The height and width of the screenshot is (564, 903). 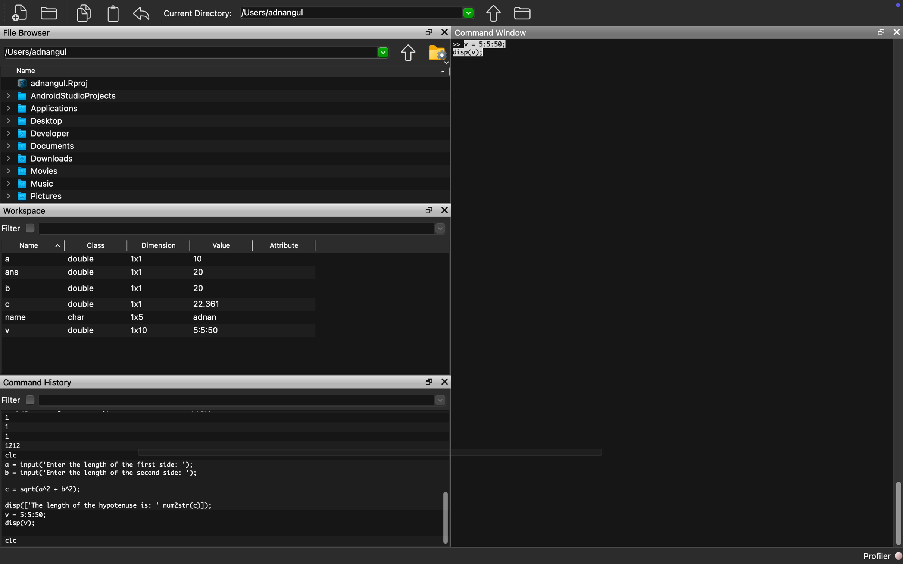 I want to click on Dropdown, so click(x=383, y=53).